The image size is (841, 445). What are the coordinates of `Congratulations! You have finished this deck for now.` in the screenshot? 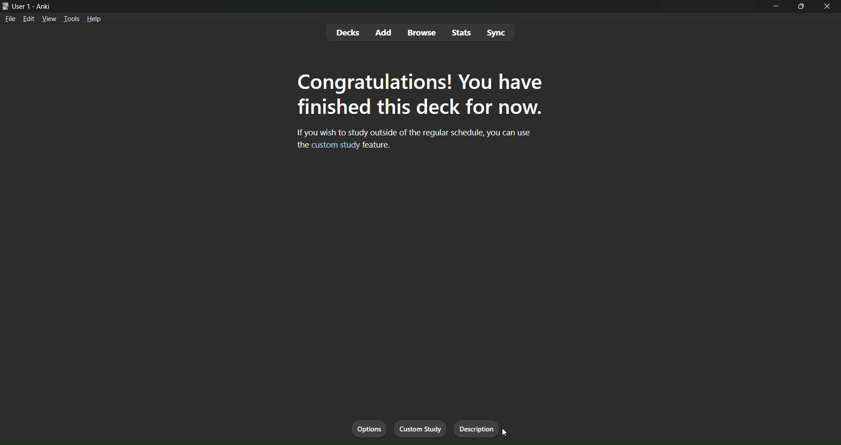 It's located at (420, 95).